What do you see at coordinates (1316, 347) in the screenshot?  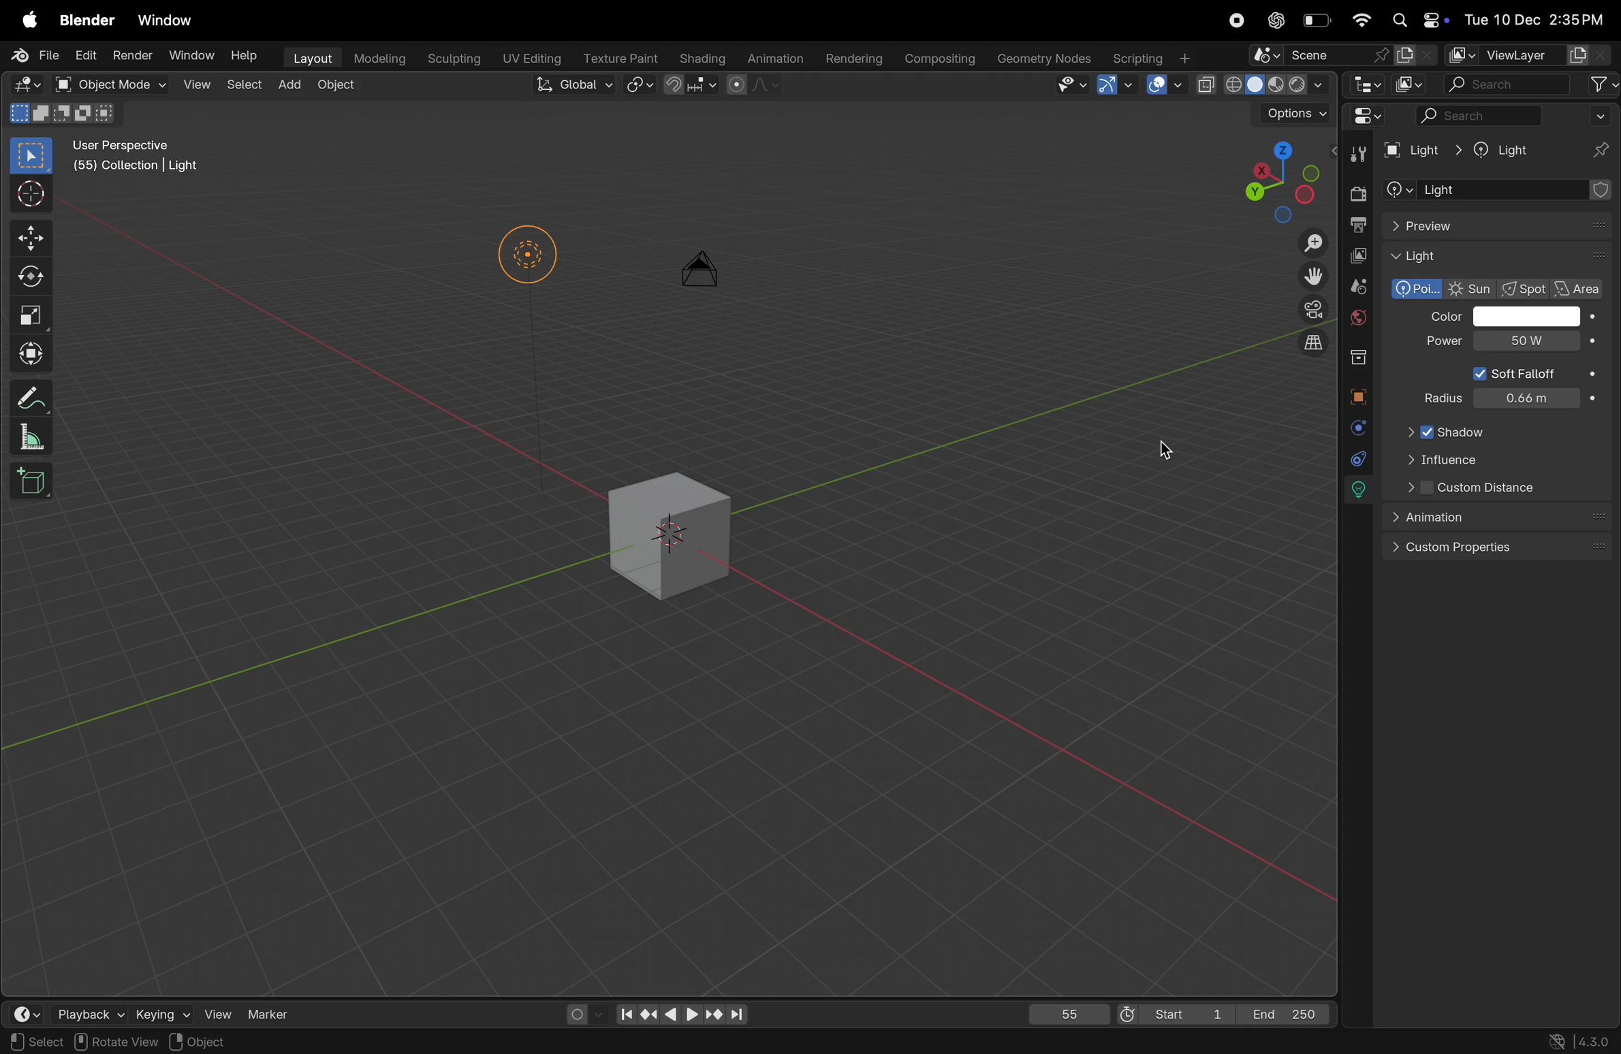 I see `orthographic view` at bounding box center [1316, 347].